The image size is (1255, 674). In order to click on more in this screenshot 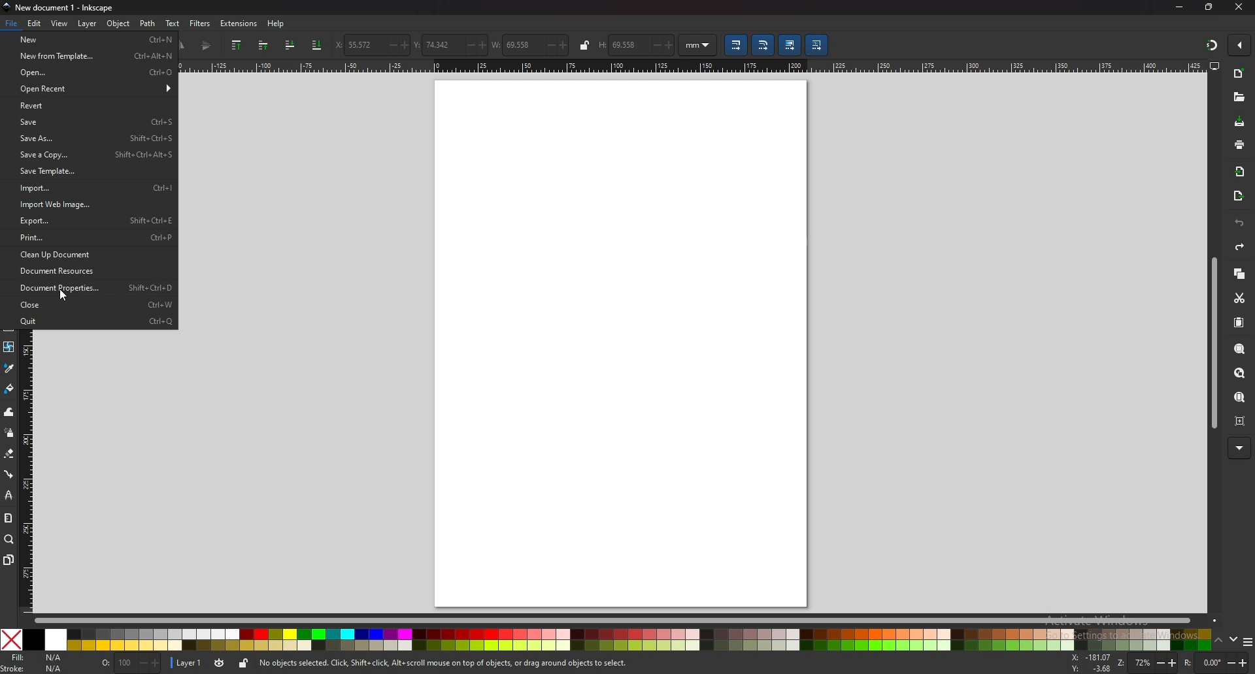, I will do `click(1239, 449)`.